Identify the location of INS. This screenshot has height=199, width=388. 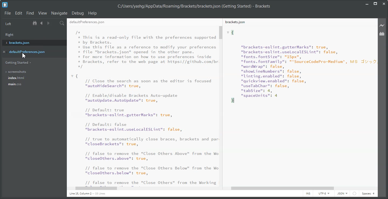
(308, 194).